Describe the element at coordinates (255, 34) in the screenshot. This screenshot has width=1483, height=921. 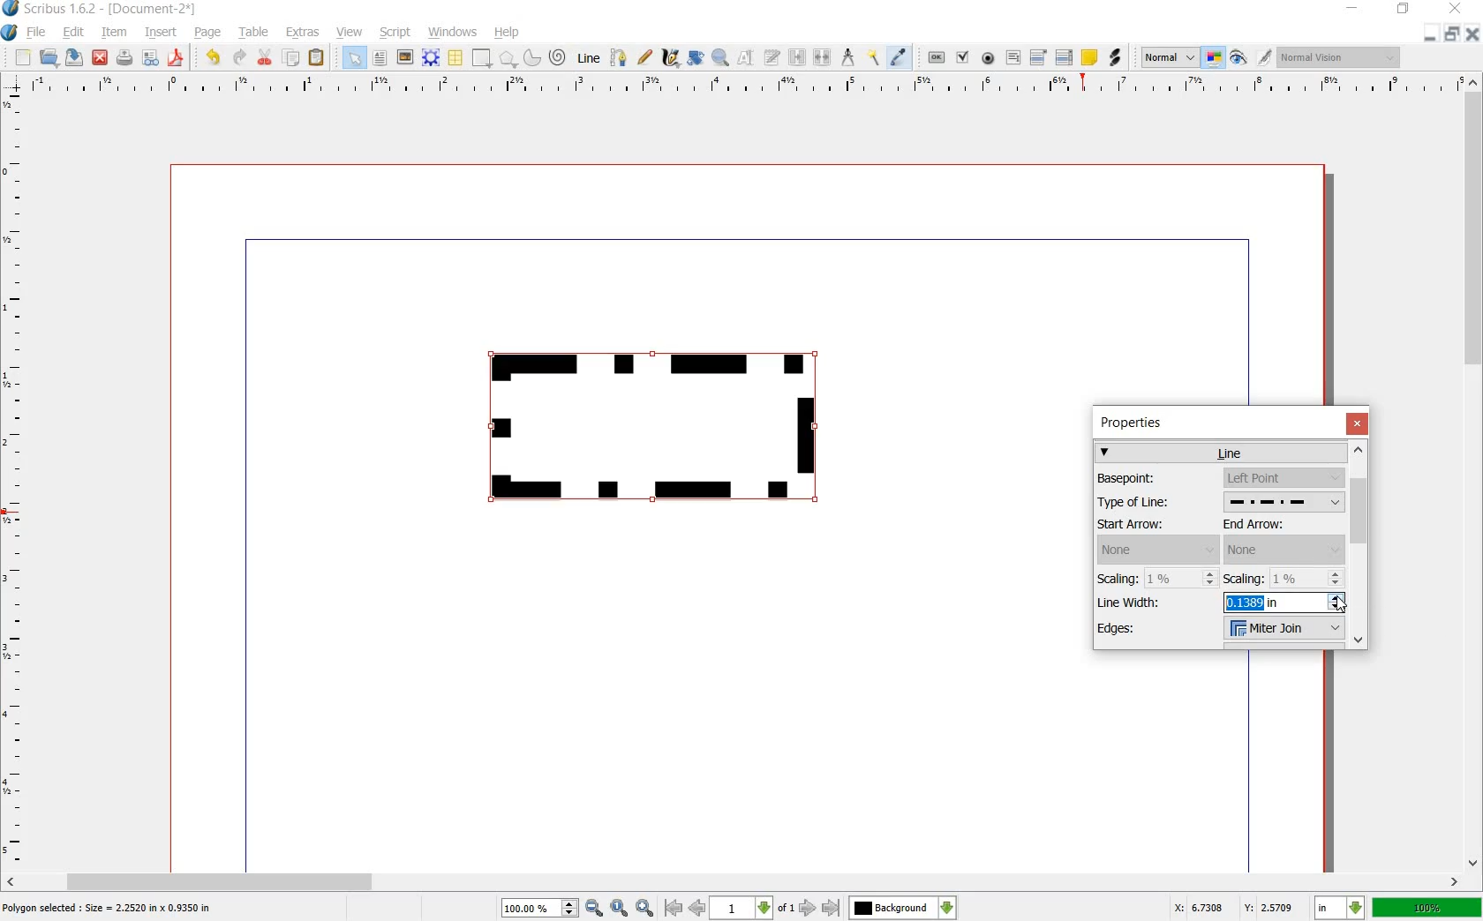
I see `TABLE` at that location.